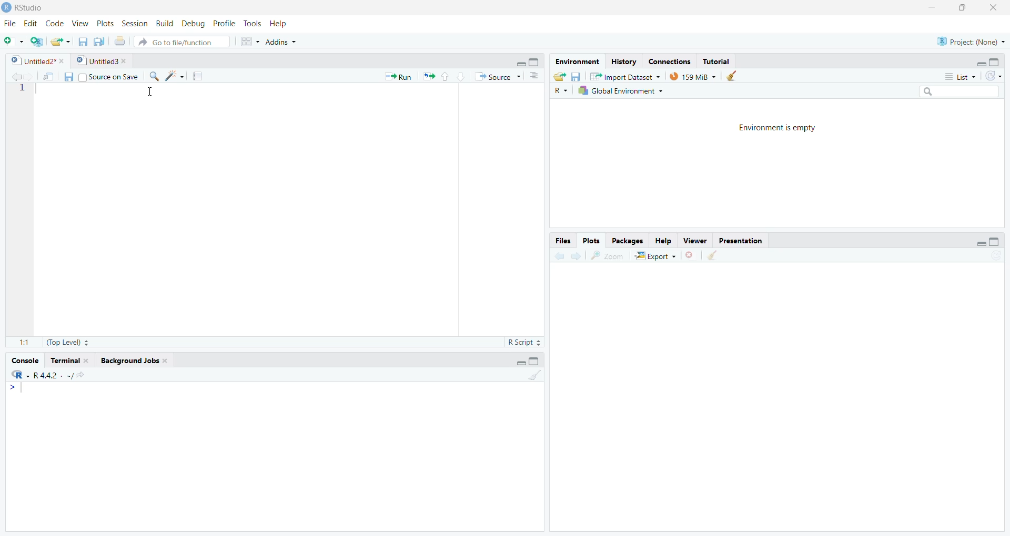 This screenshot has height=536, width=1010. I want to click on Plots, so click(590, 241).